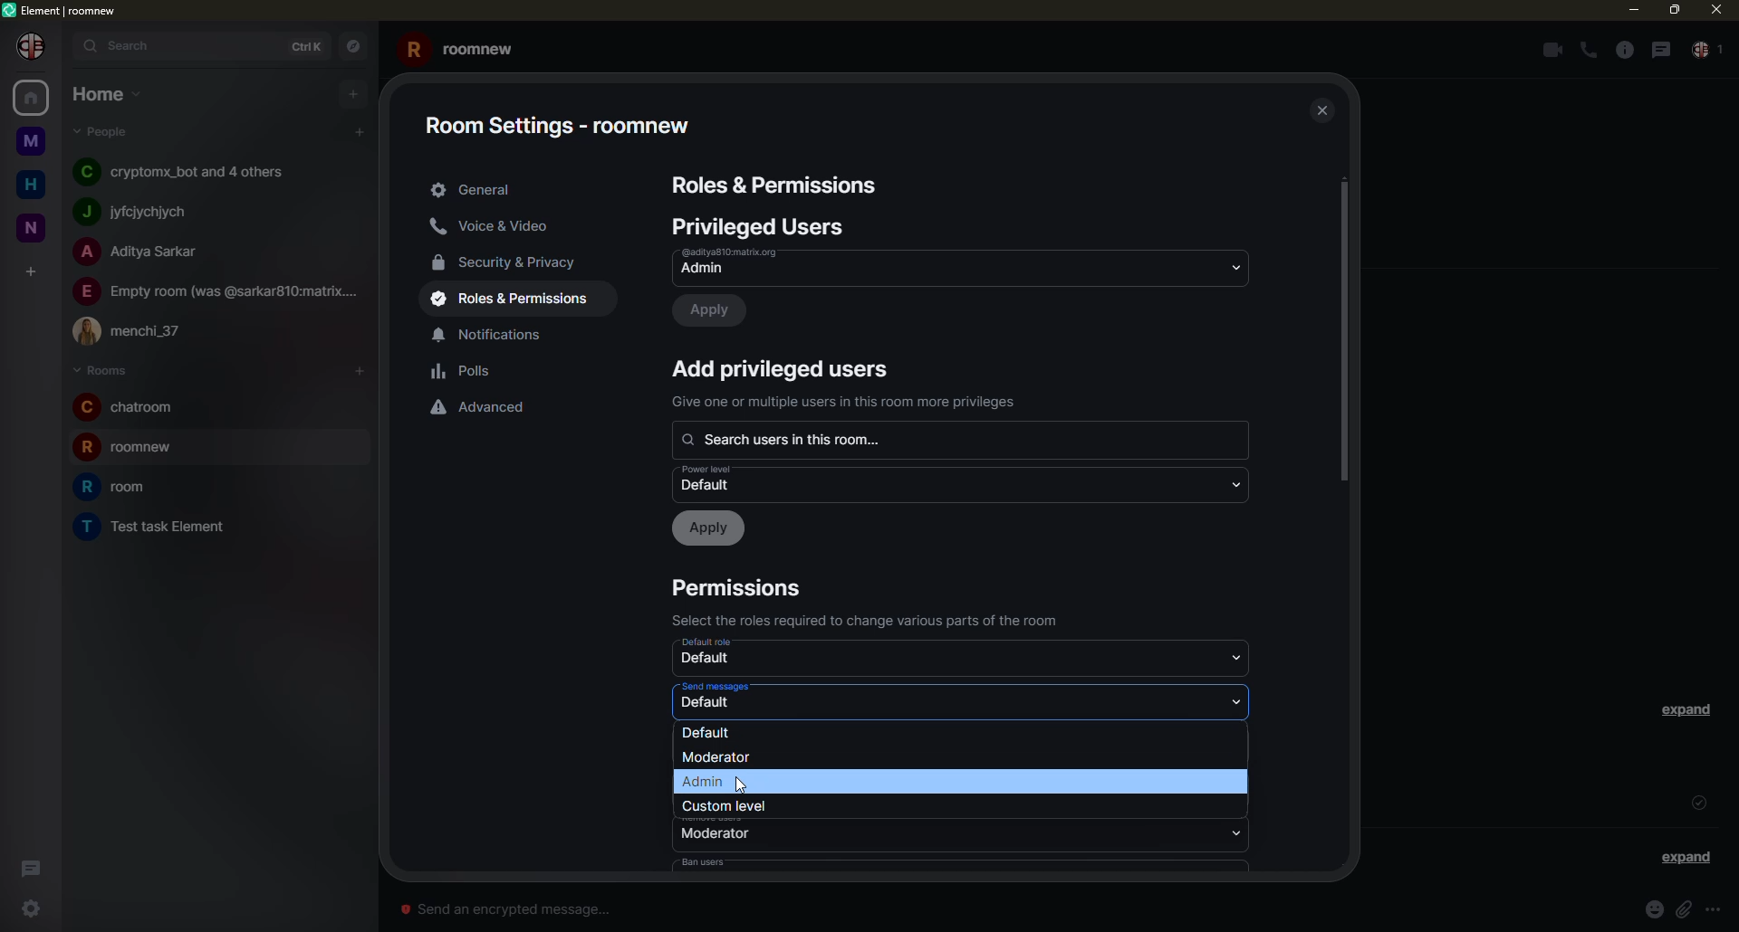  I want to click on geeral, so click(474, 190).